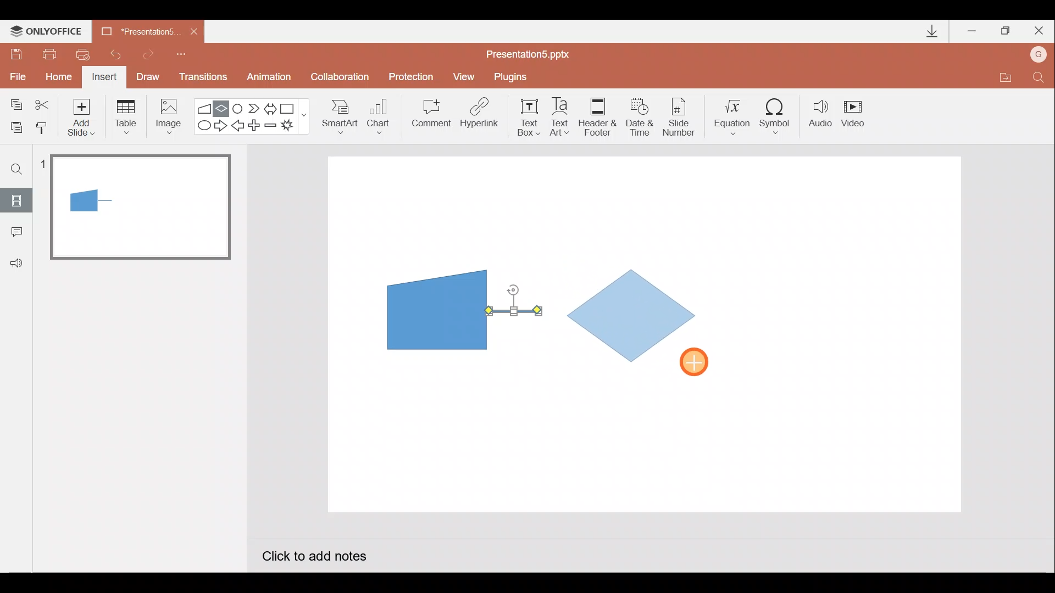 This screenshot has width=1055, height=593. What do you see at coordinates (857, 115) in the screenshot?
I see `Video` at bounding box center [857, 115].